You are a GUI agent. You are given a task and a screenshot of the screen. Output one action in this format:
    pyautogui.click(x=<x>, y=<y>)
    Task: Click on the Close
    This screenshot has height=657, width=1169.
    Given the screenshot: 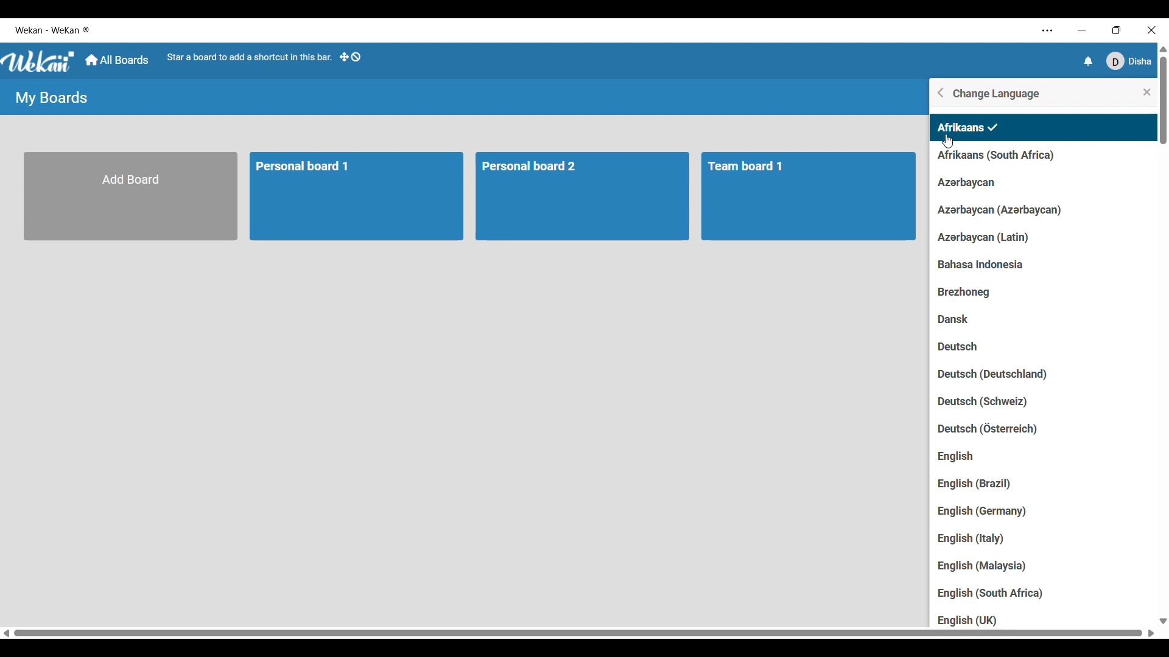 What is the action you would take?
    pyautogui.click(x=1151, y=29)
    